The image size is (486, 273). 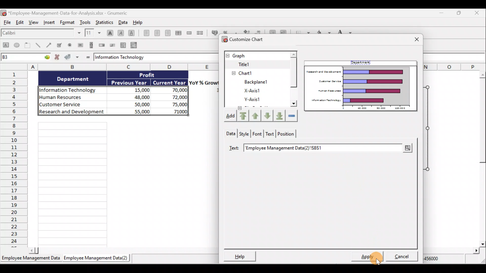 What do you see at coordinates (151, 76) in the screenshot?
I see `Profit` at bounding box center [151, 76].